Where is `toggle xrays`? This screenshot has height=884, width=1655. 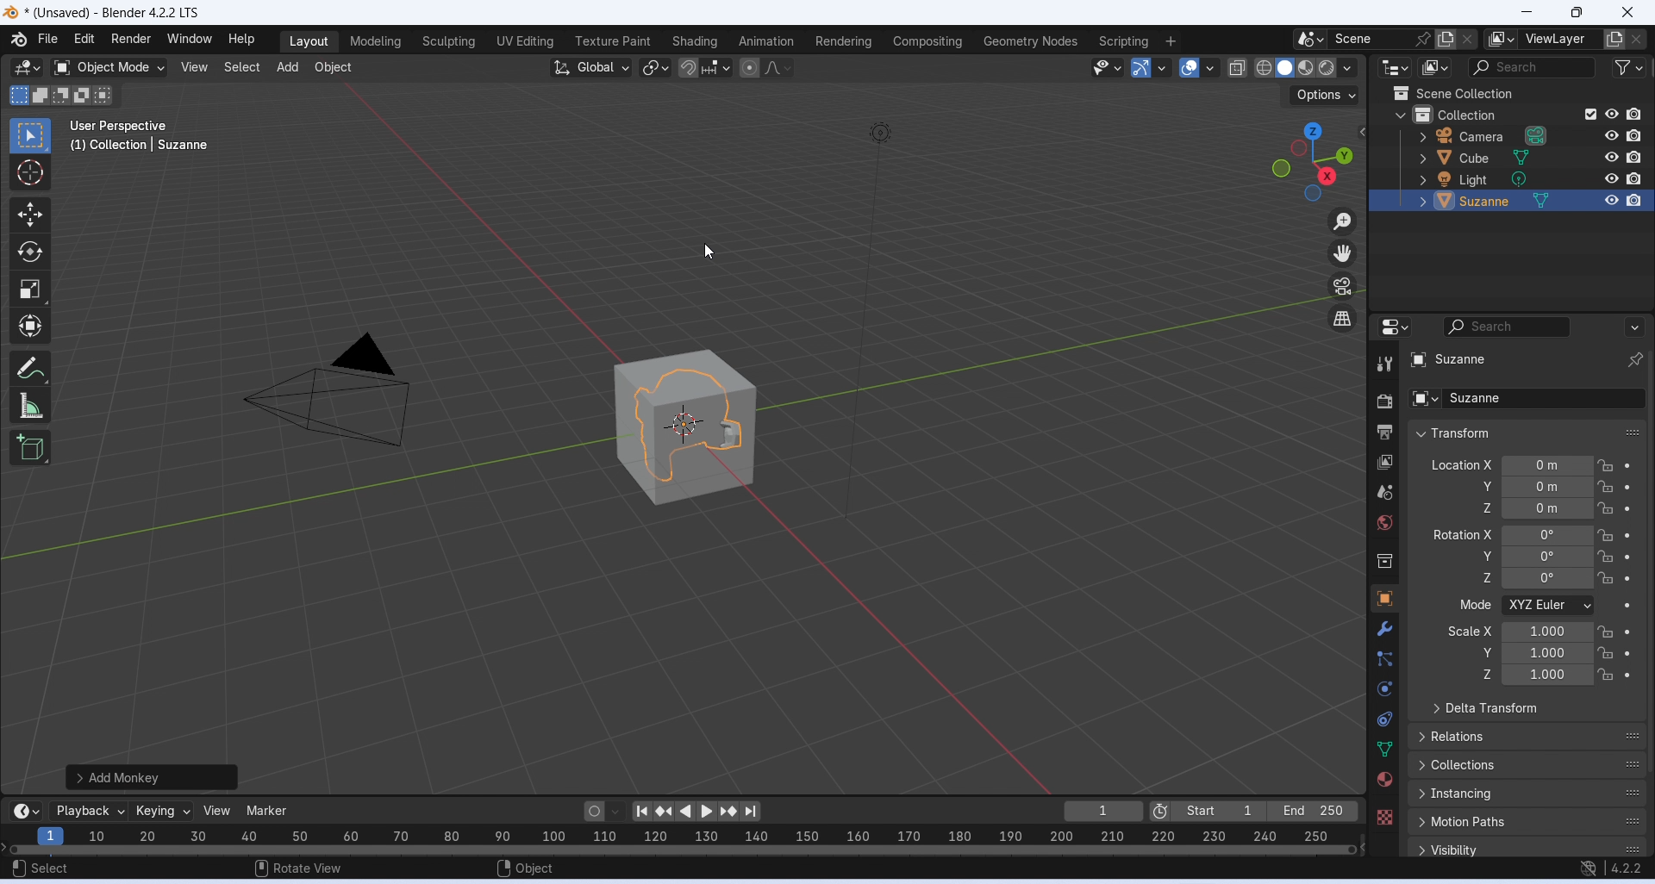 toggle xrays is located at coordinates (1238, 68).